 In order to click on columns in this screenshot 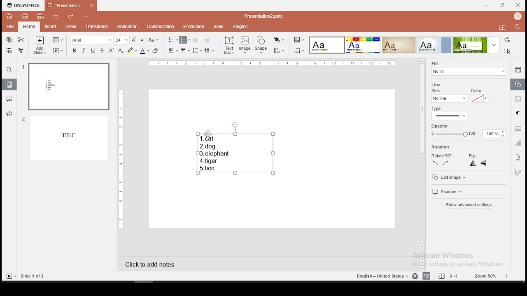, I will do `click(209, 50)`.